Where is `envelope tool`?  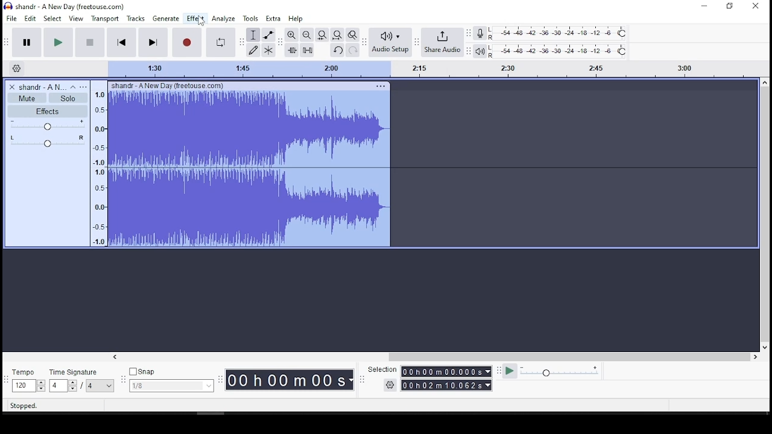
envelope tool is located at coordinates (268, 35).